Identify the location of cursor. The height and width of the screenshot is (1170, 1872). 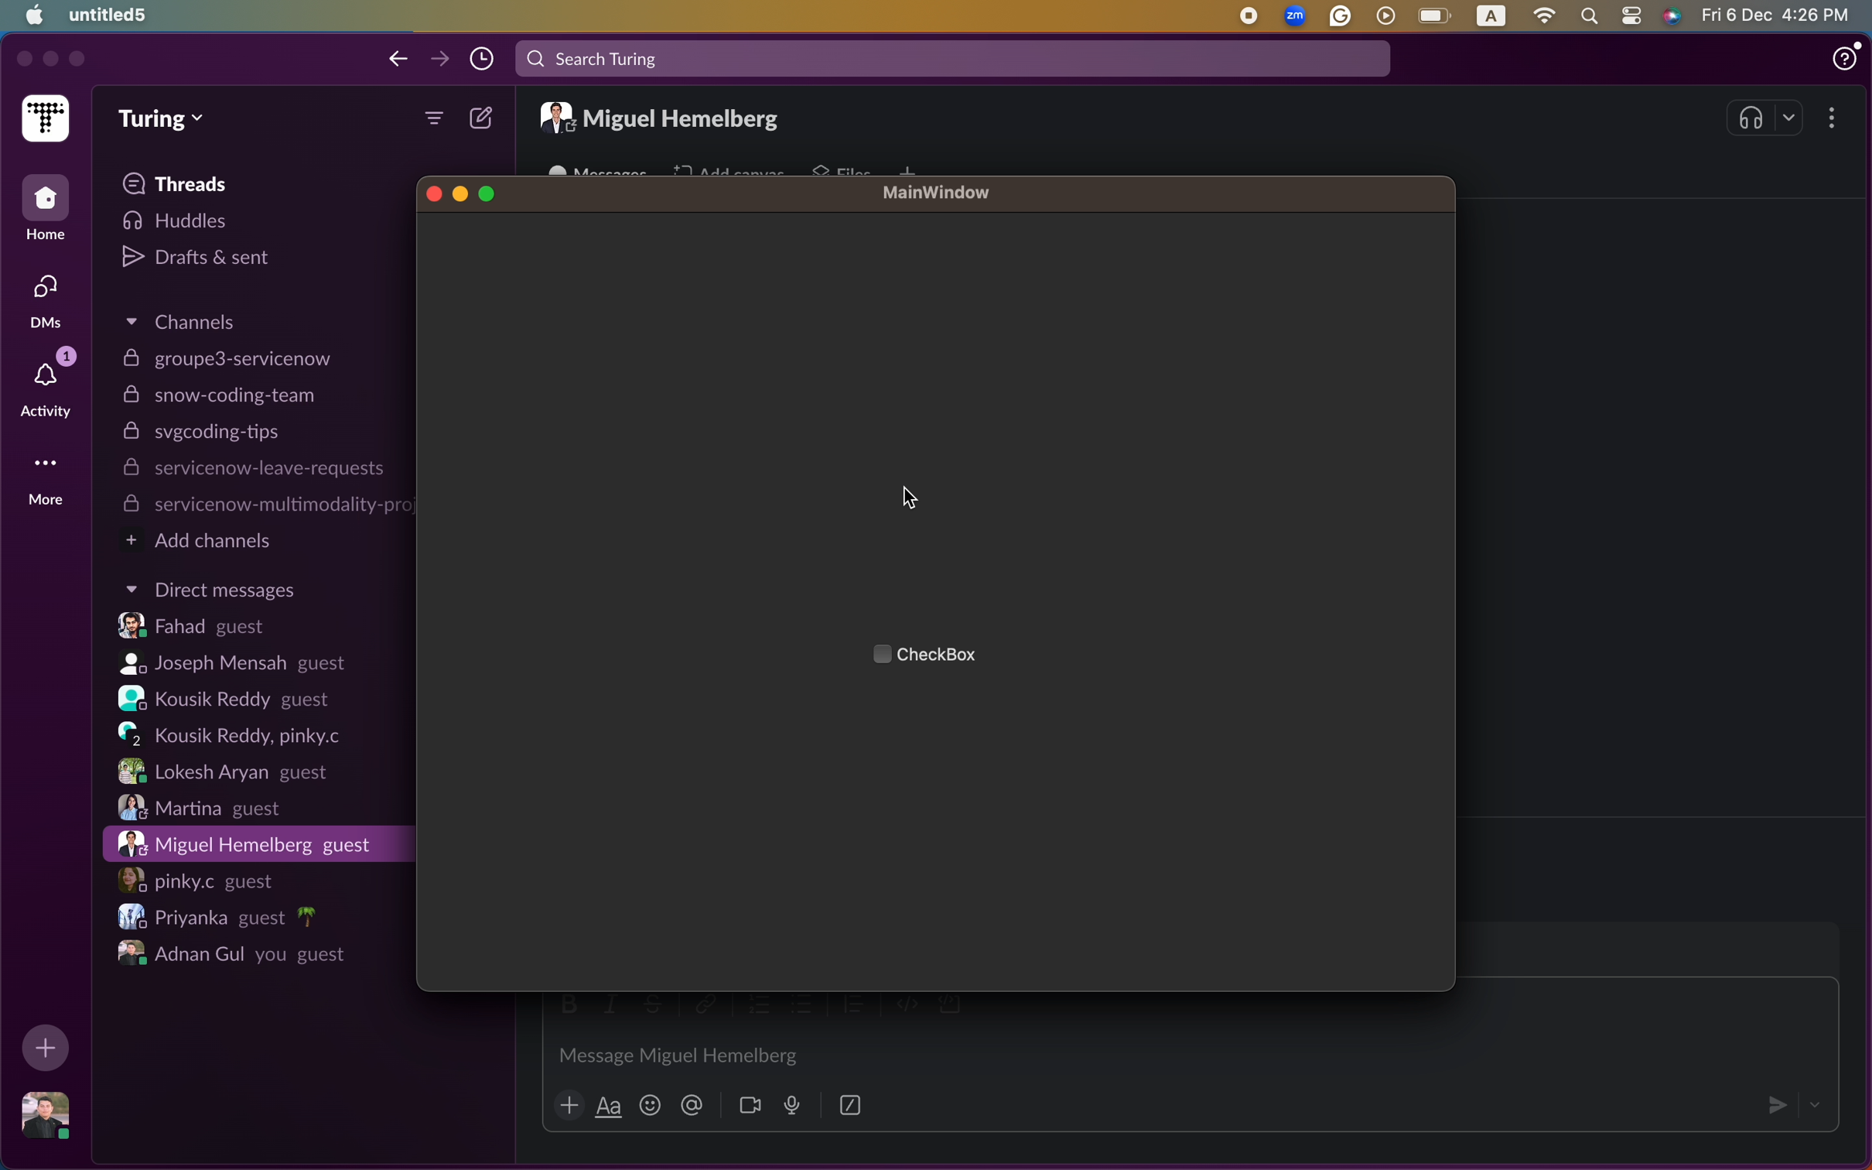
(910, 501).